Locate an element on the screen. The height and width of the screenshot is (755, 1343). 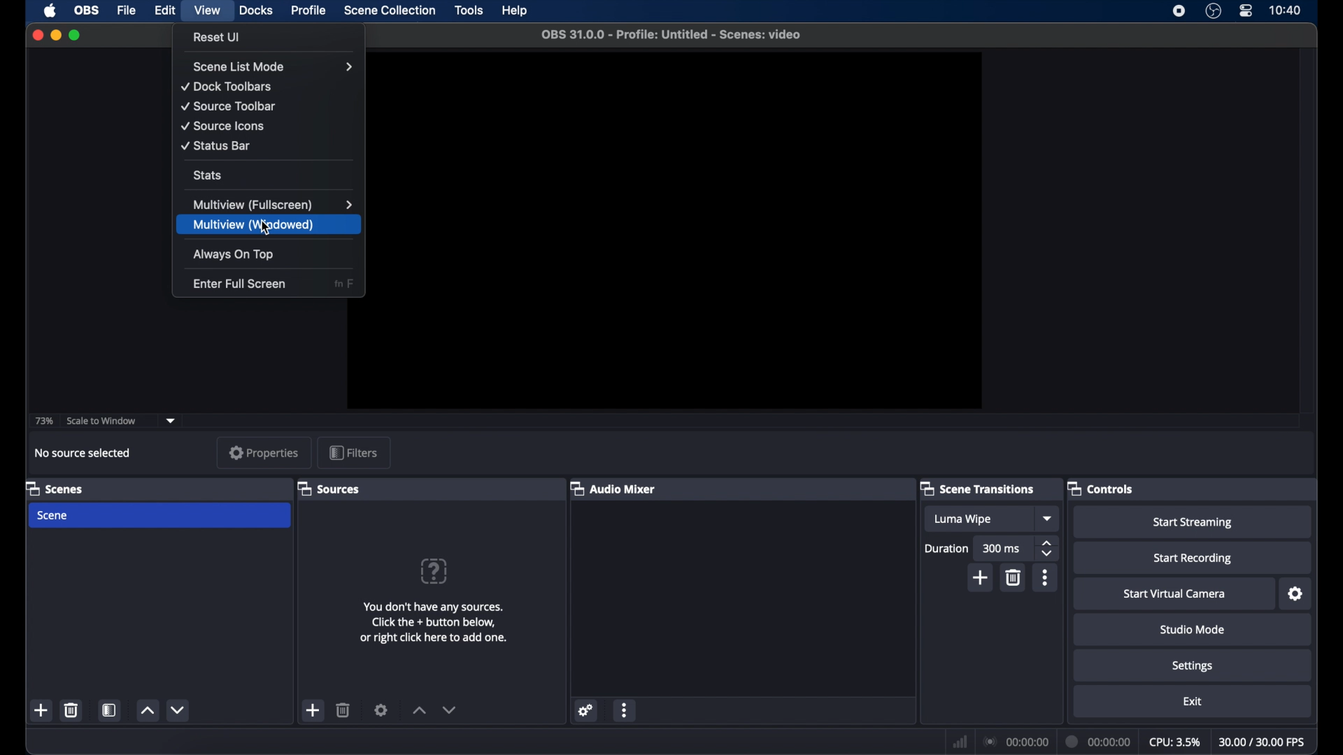
delete is located at coordinates (344, 710).